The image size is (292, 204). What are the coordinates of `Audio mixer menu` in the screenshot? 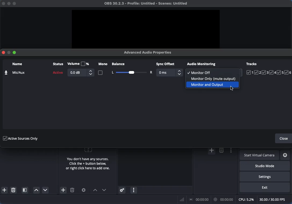 It's located at (134, 190).